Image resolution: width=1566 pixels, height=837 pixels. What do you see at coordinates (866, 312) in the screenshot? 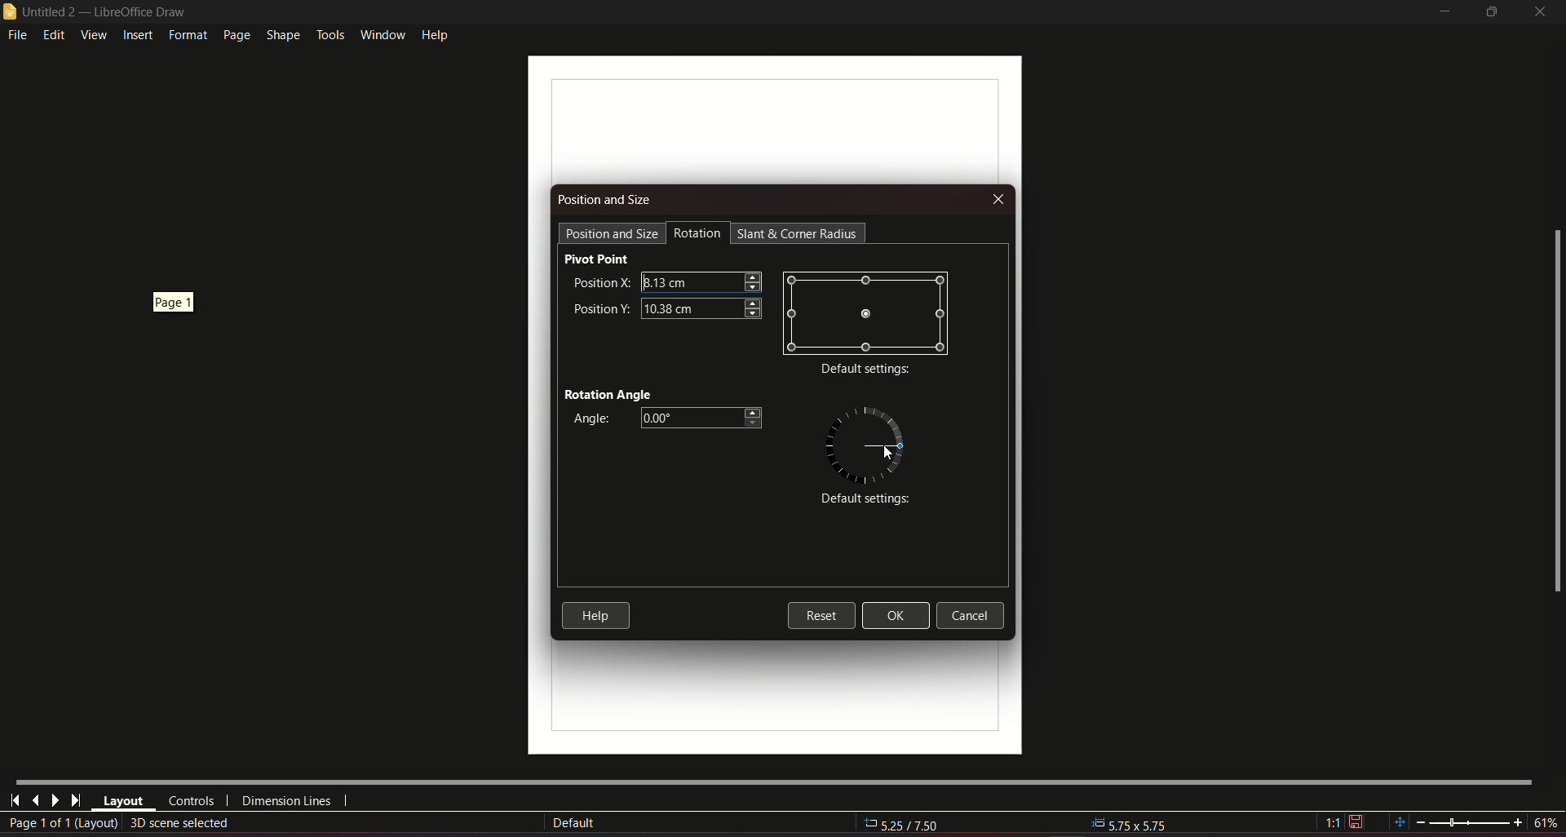
I see `graphic` at bounding box center [866, 312].